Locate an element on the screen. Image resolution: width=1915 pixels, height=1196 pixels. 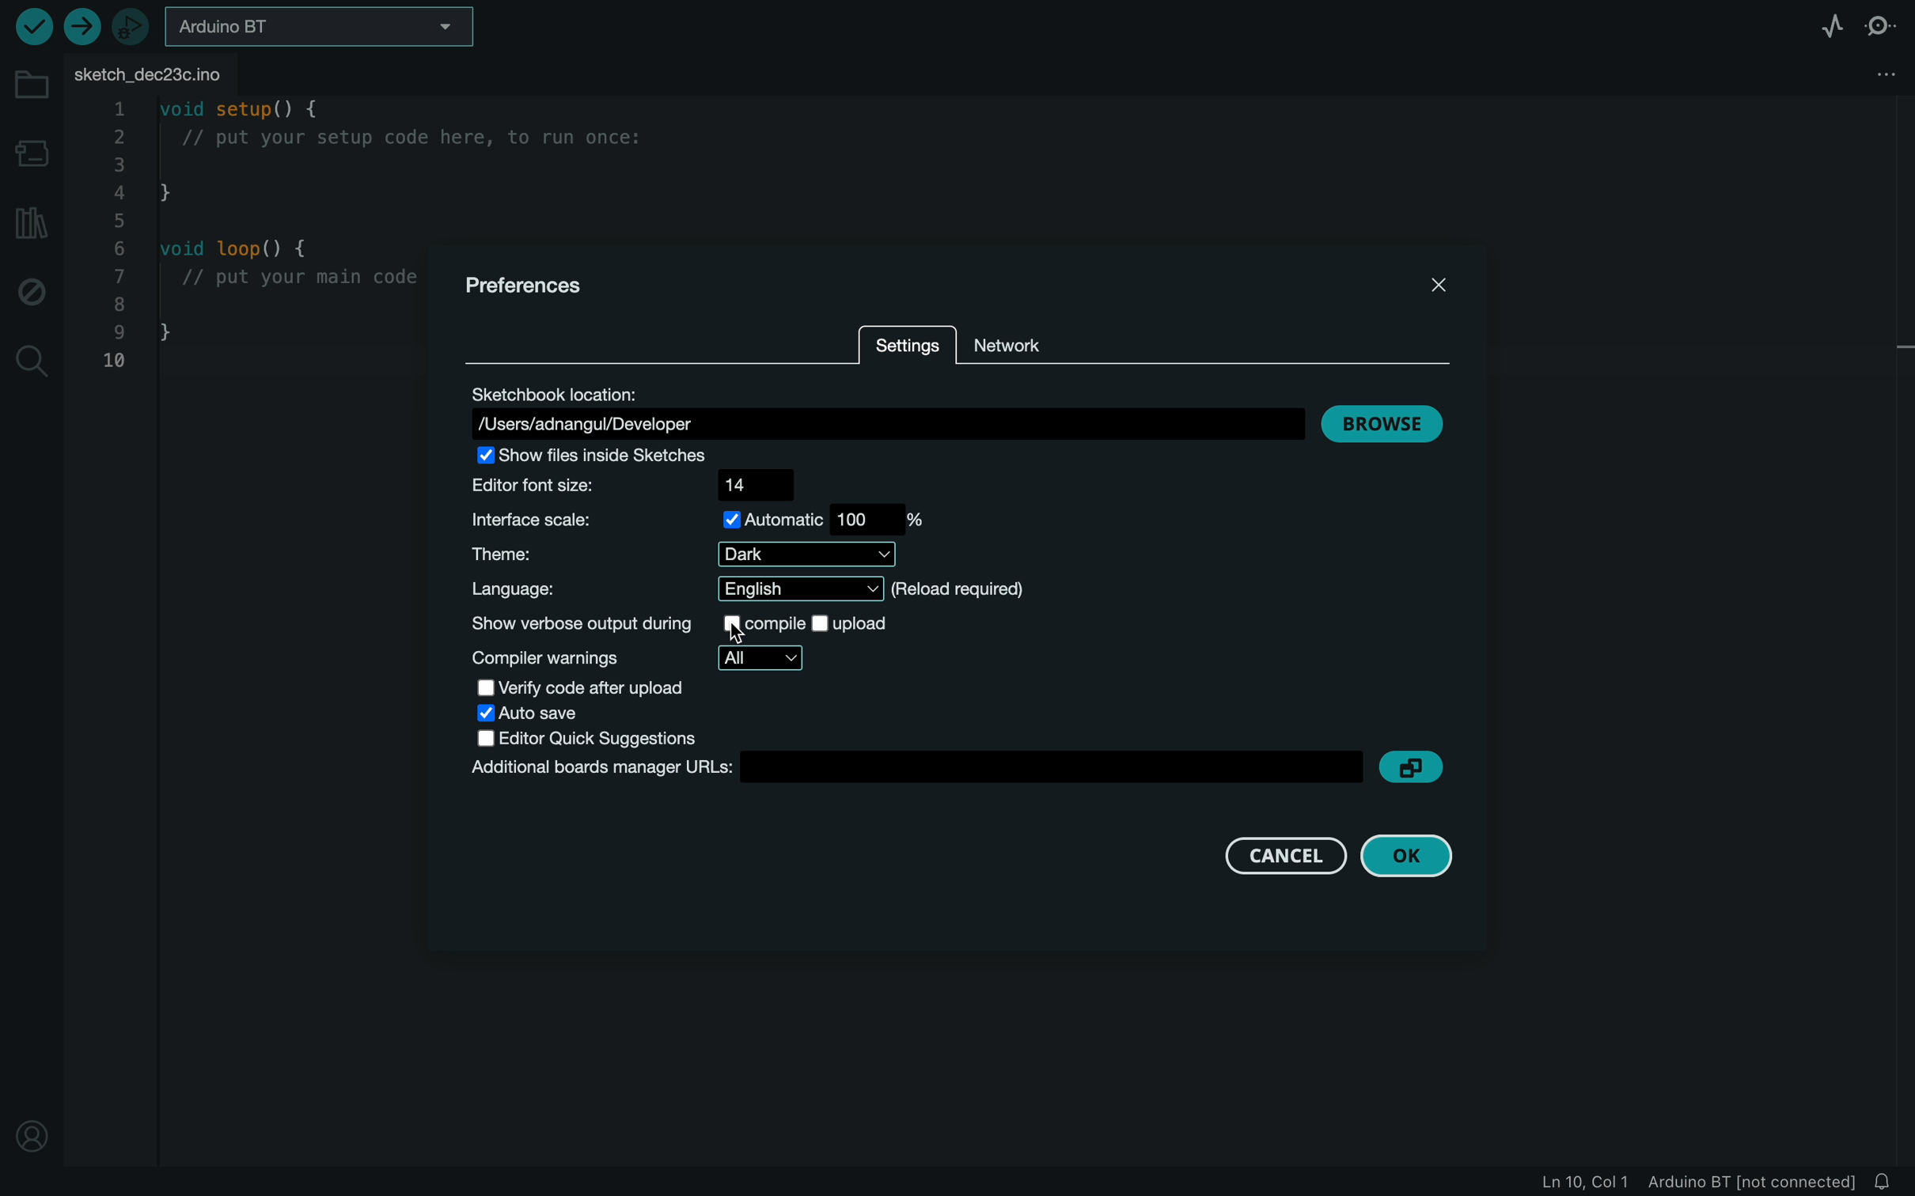
size is located at coordinates (637, 484).